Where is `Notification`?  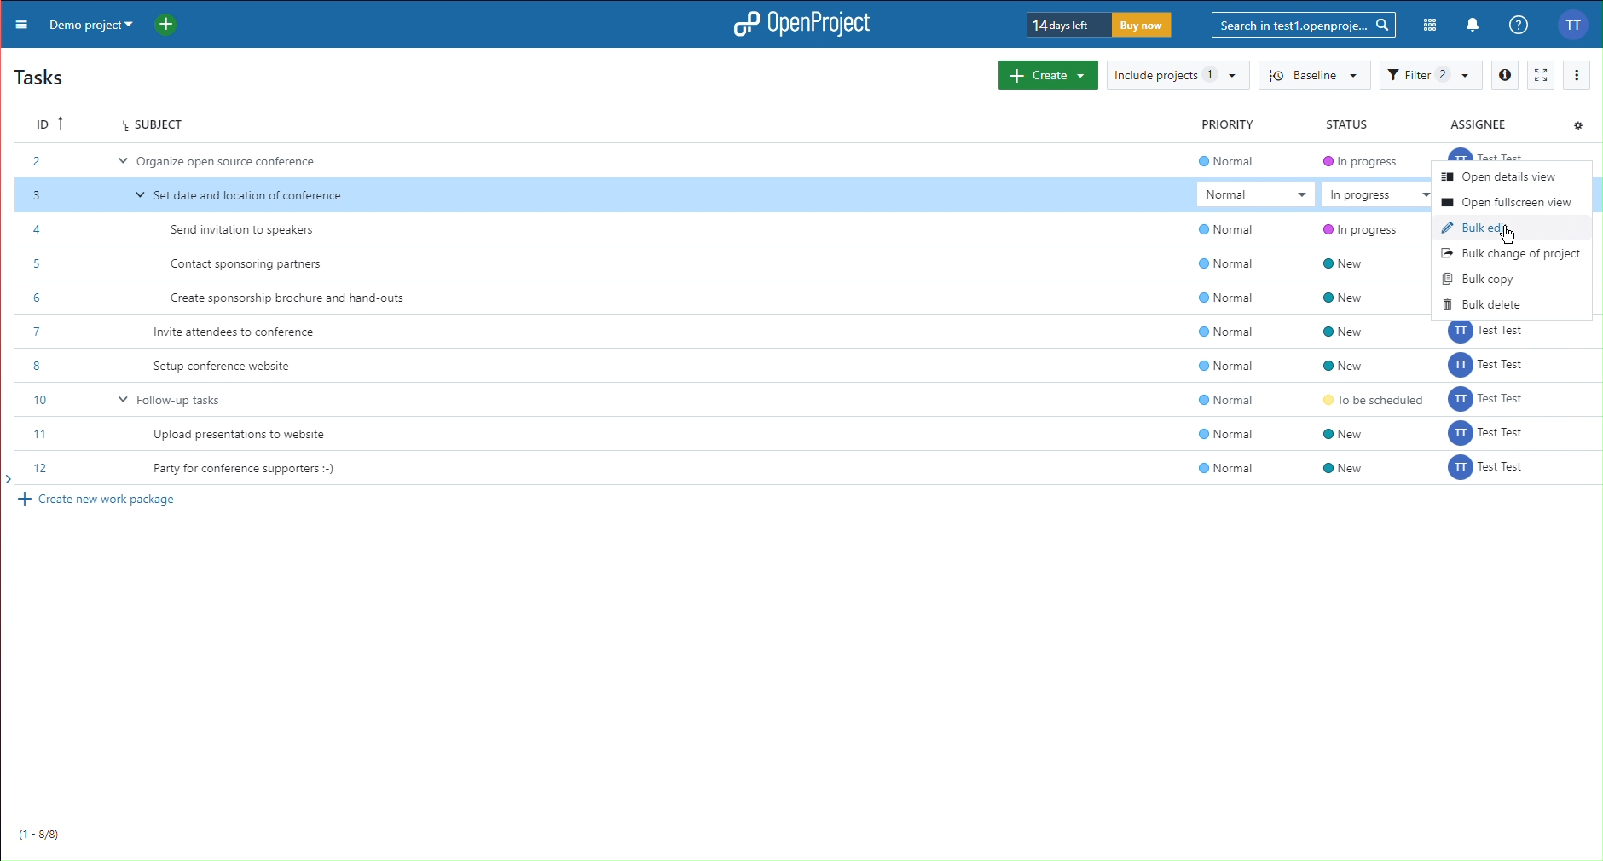
Notification is located at coordinates (1473, 26).